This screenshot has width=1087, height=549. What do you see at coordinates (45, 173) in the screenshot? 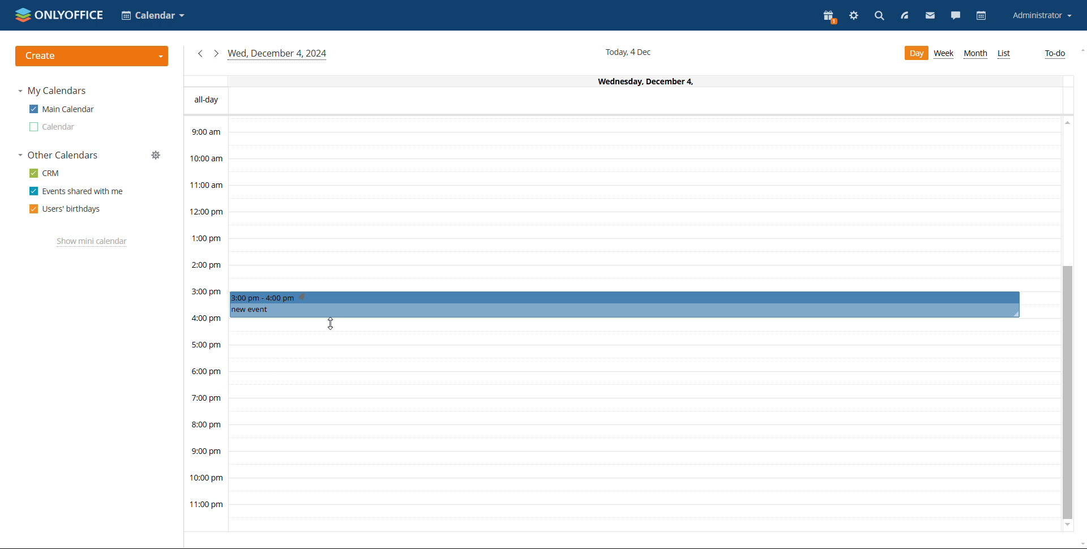
I see `crm` at bounding box center [45, 173].